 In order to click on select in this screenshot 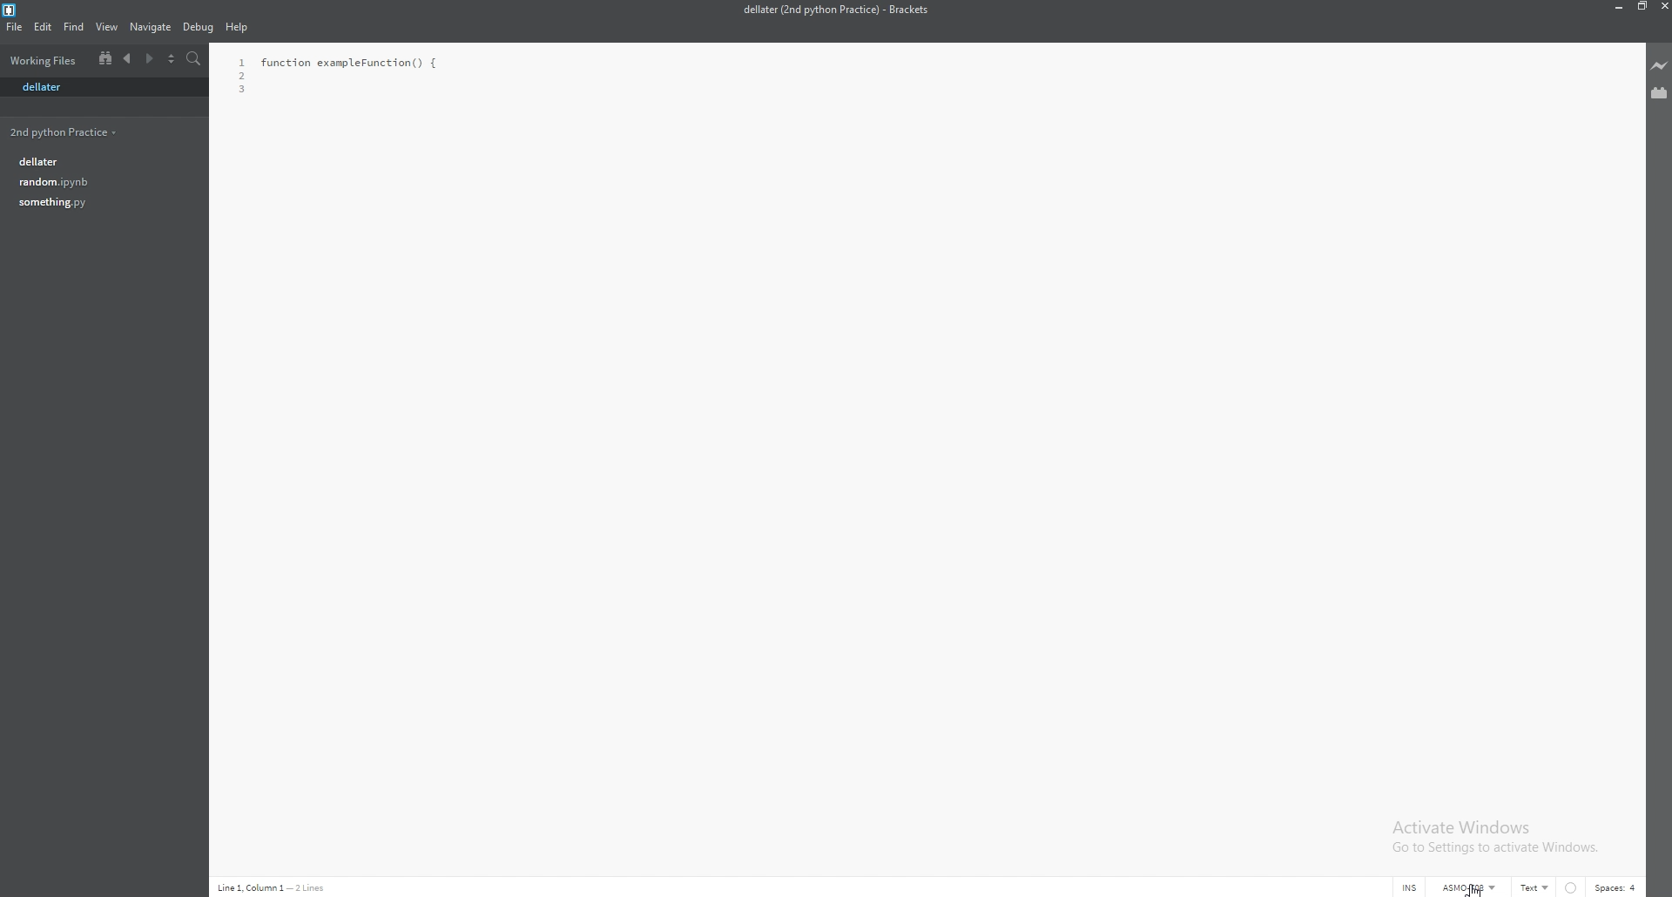, I will do `click(171, 60)`.